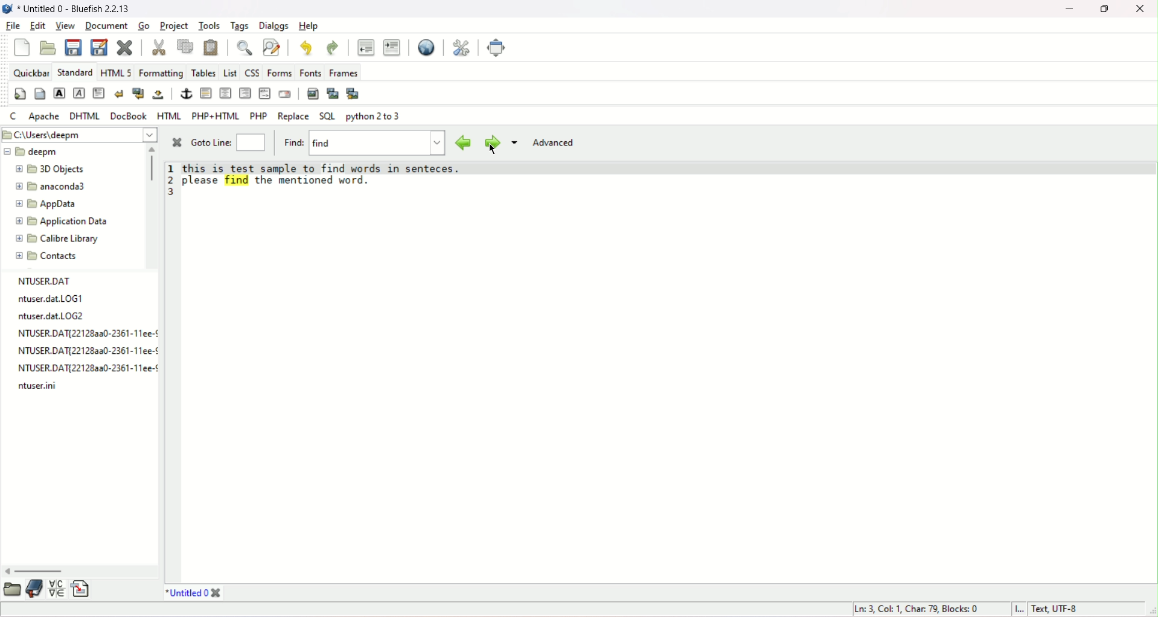  Describe the element at coordinates (332, 94) in the screenshot. I see `insert thumbnail` at that location.